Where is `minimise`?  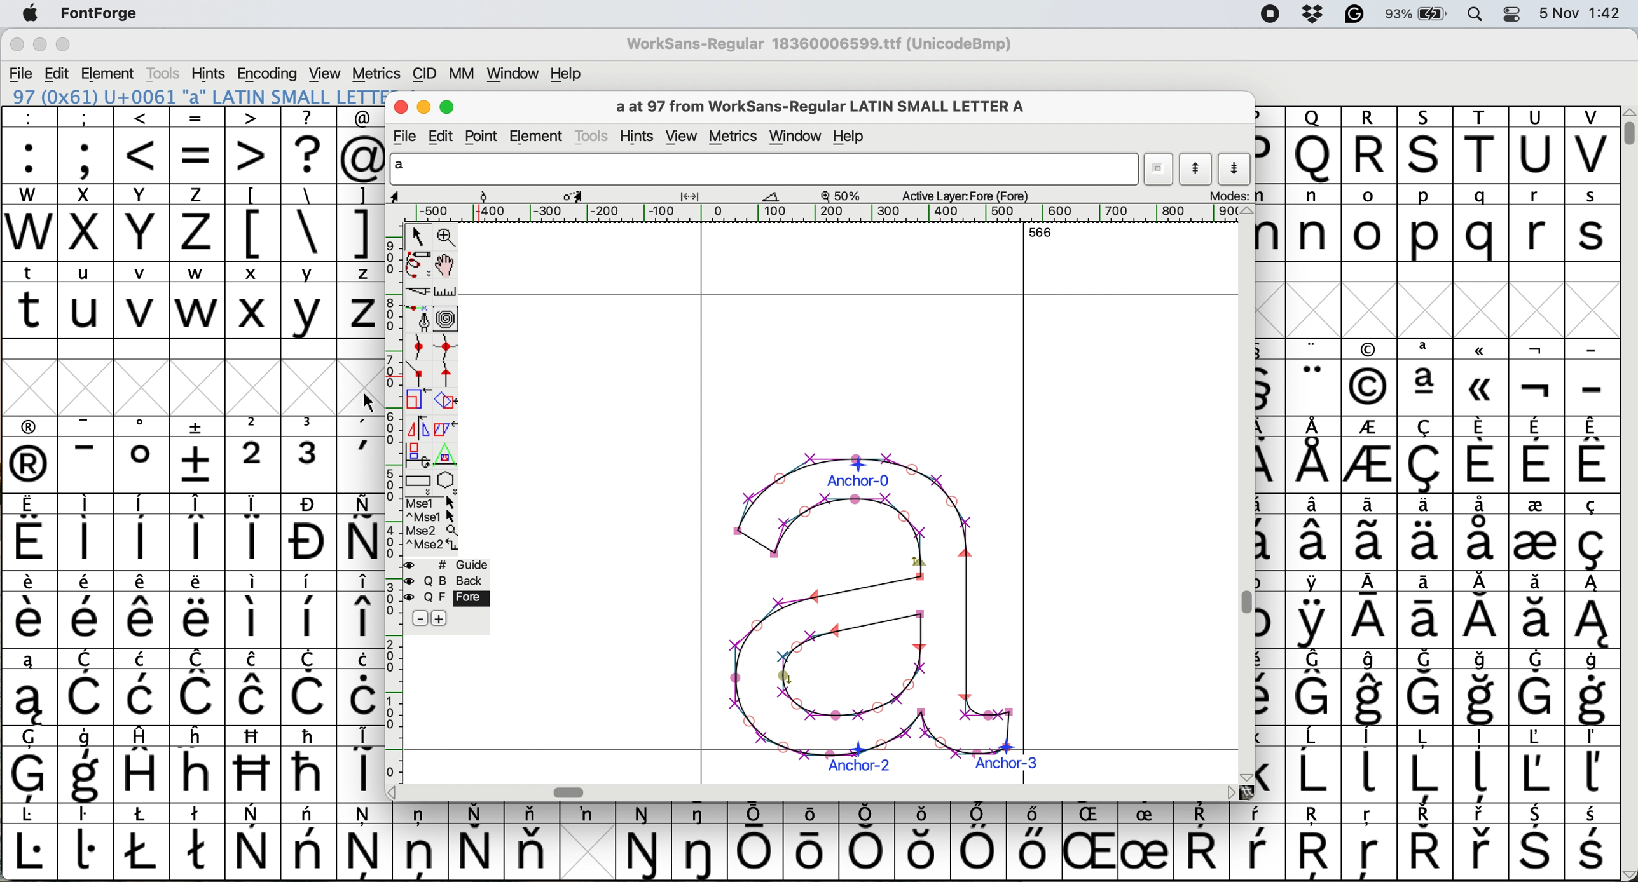
minimise is located at coordinates (38, 46).